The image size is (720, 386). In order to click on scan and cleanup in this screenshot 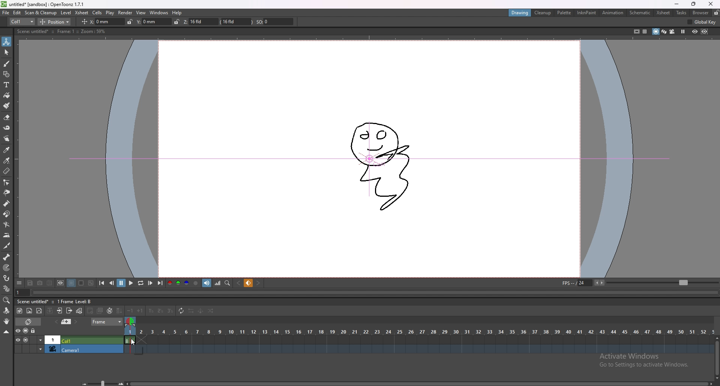, I will do `click(41, 12)`.